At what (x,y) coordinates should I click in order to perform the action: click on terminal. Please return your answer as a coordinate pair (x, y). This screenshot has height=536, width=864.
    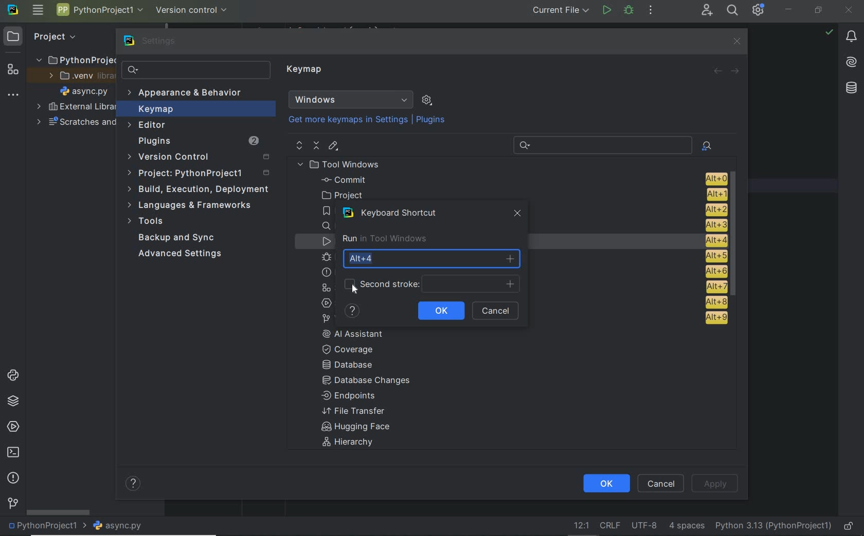
    Looking at the image, I should click on (12, 453).